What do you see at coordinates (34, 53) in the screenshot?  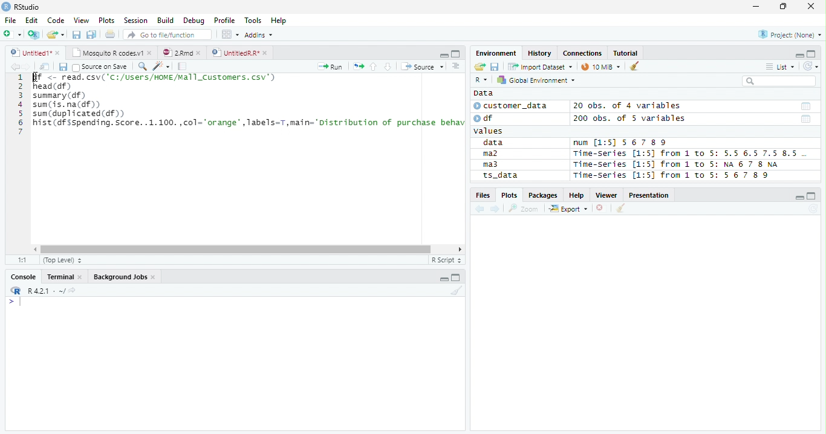 I see `Untitiled1` at bounding box center [34, 53].